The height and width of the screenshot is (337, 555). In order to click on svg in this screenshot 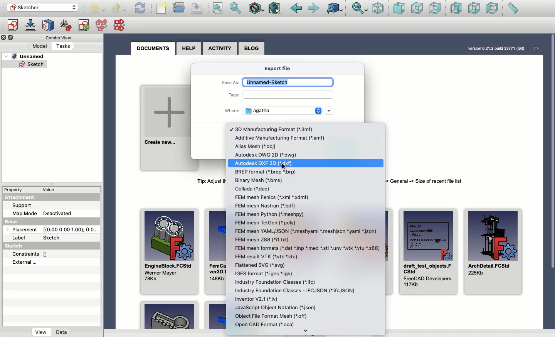, I will do `click(259, 266)`.